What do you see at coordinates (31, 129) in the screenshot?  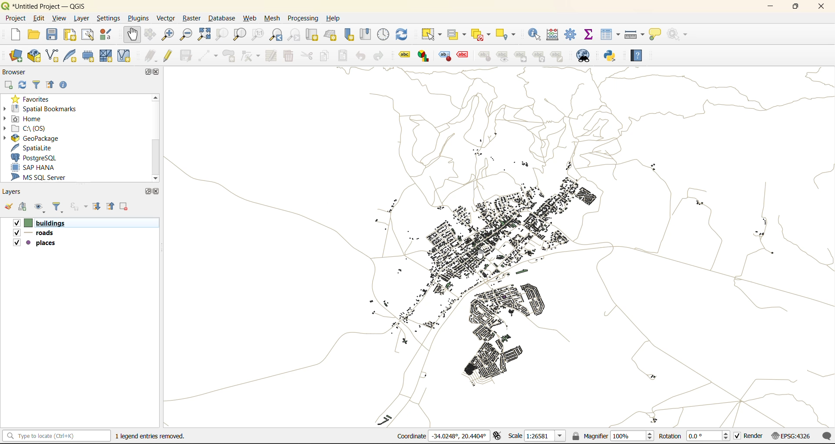 I see `c\:os` at bounding box center [31, 129].